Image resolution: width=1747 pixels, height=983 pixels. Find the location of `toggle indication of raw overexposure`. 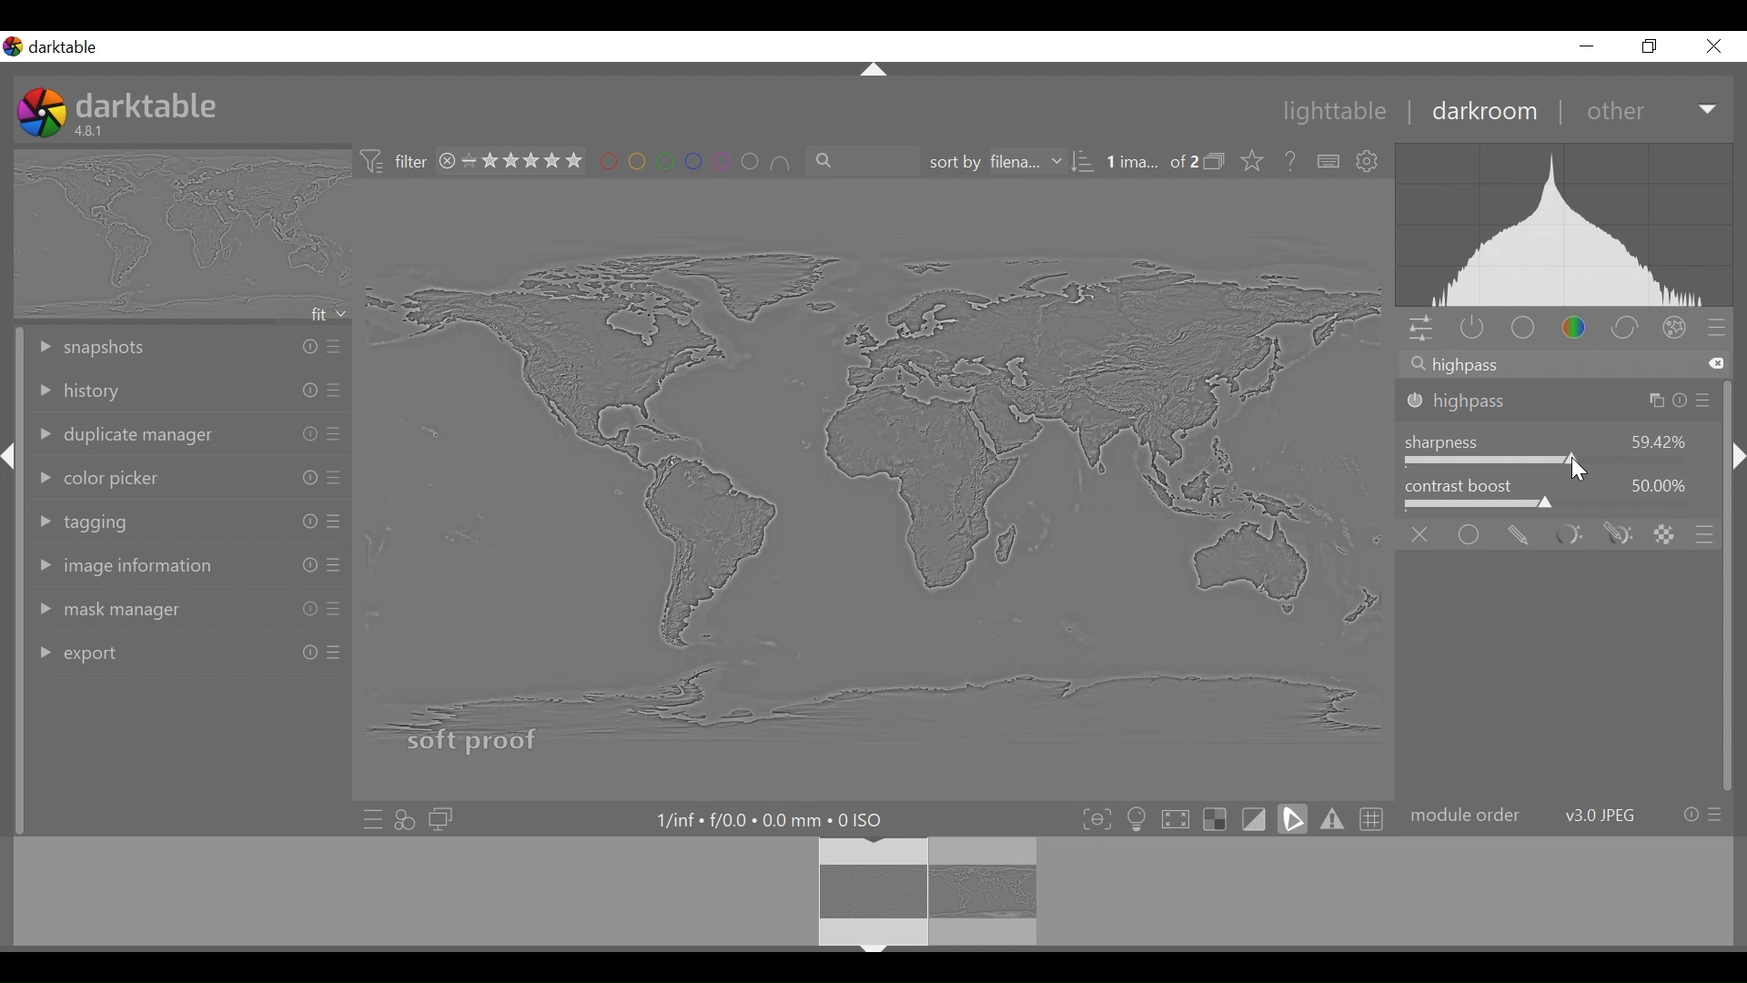

toggle indication of raw overexposure is located at coordinates (1215, 817).